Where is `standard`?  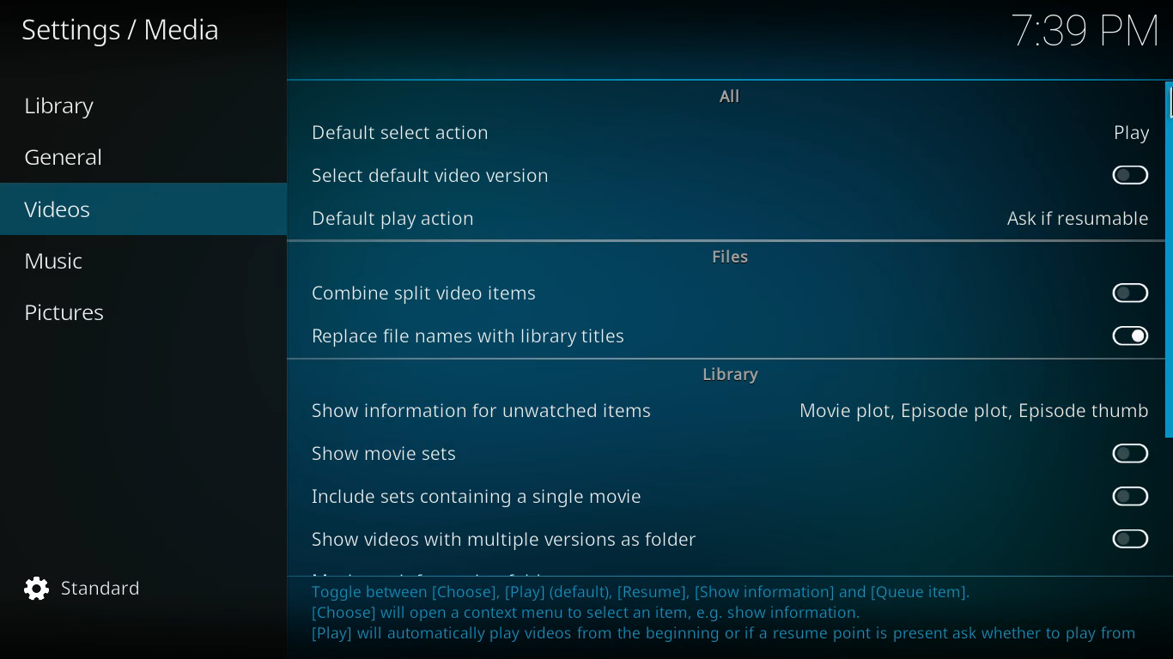
standard is located at coordinates (94, 589).